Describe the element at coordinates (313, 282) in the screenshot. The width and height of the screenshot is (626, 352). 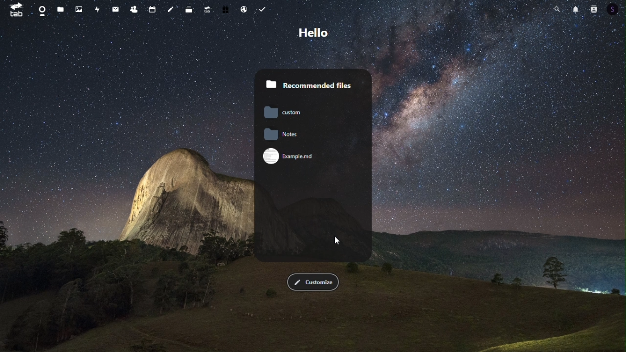
I see `Customize` at that location.